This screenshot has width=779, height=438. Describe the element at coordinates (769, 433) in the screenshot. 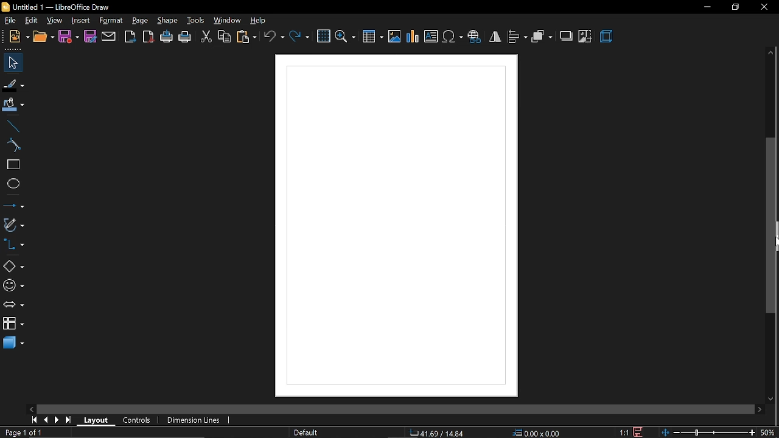

I see `current zoom` at that location.